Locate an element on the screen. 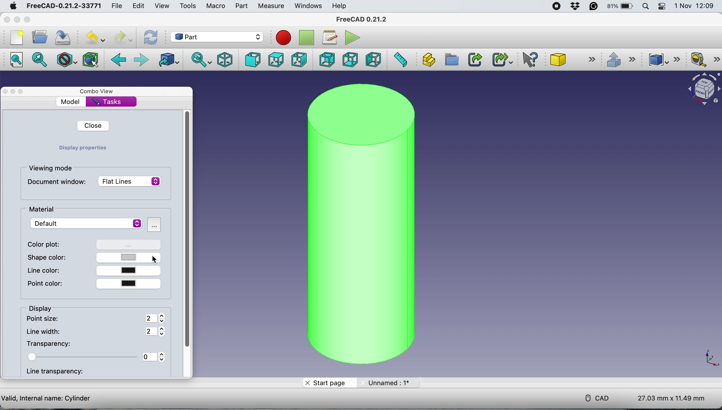 The image size is (722, 410). control center is located at coordinates (663, 7).